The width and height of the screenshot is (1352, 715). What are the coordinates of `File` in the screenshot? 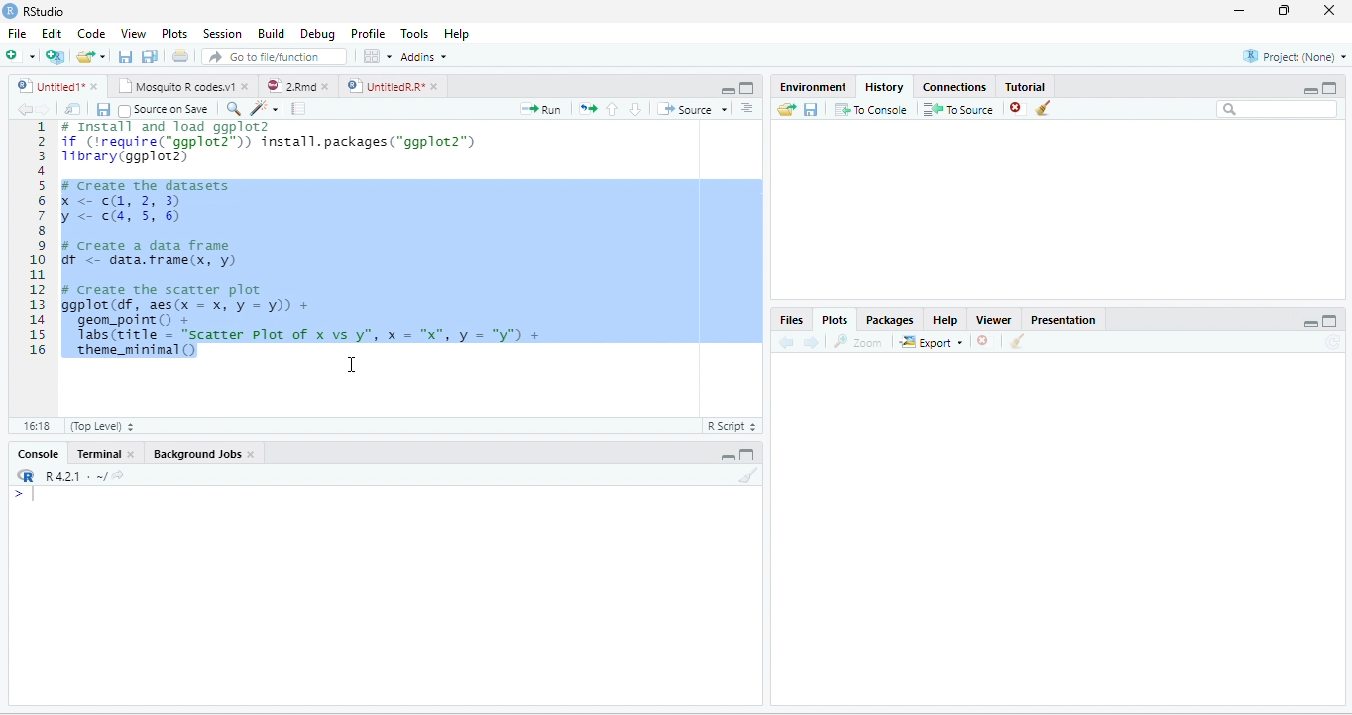 It's located at (18, 33).